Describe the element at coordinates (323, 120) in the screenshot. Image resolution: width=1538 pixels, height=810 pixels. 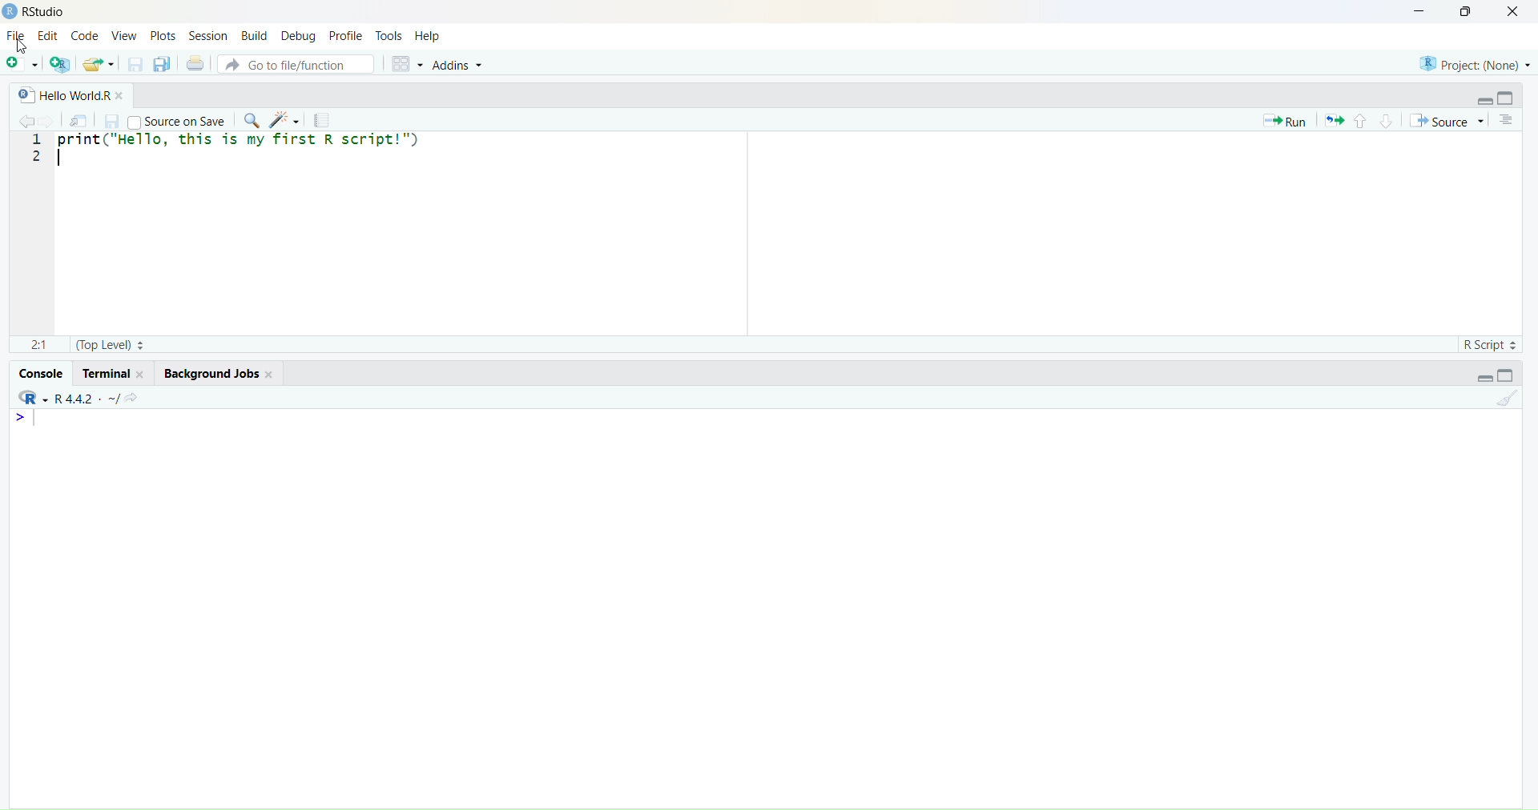
I see `Compile Report (Ctrl + Shift + K)` at that location.